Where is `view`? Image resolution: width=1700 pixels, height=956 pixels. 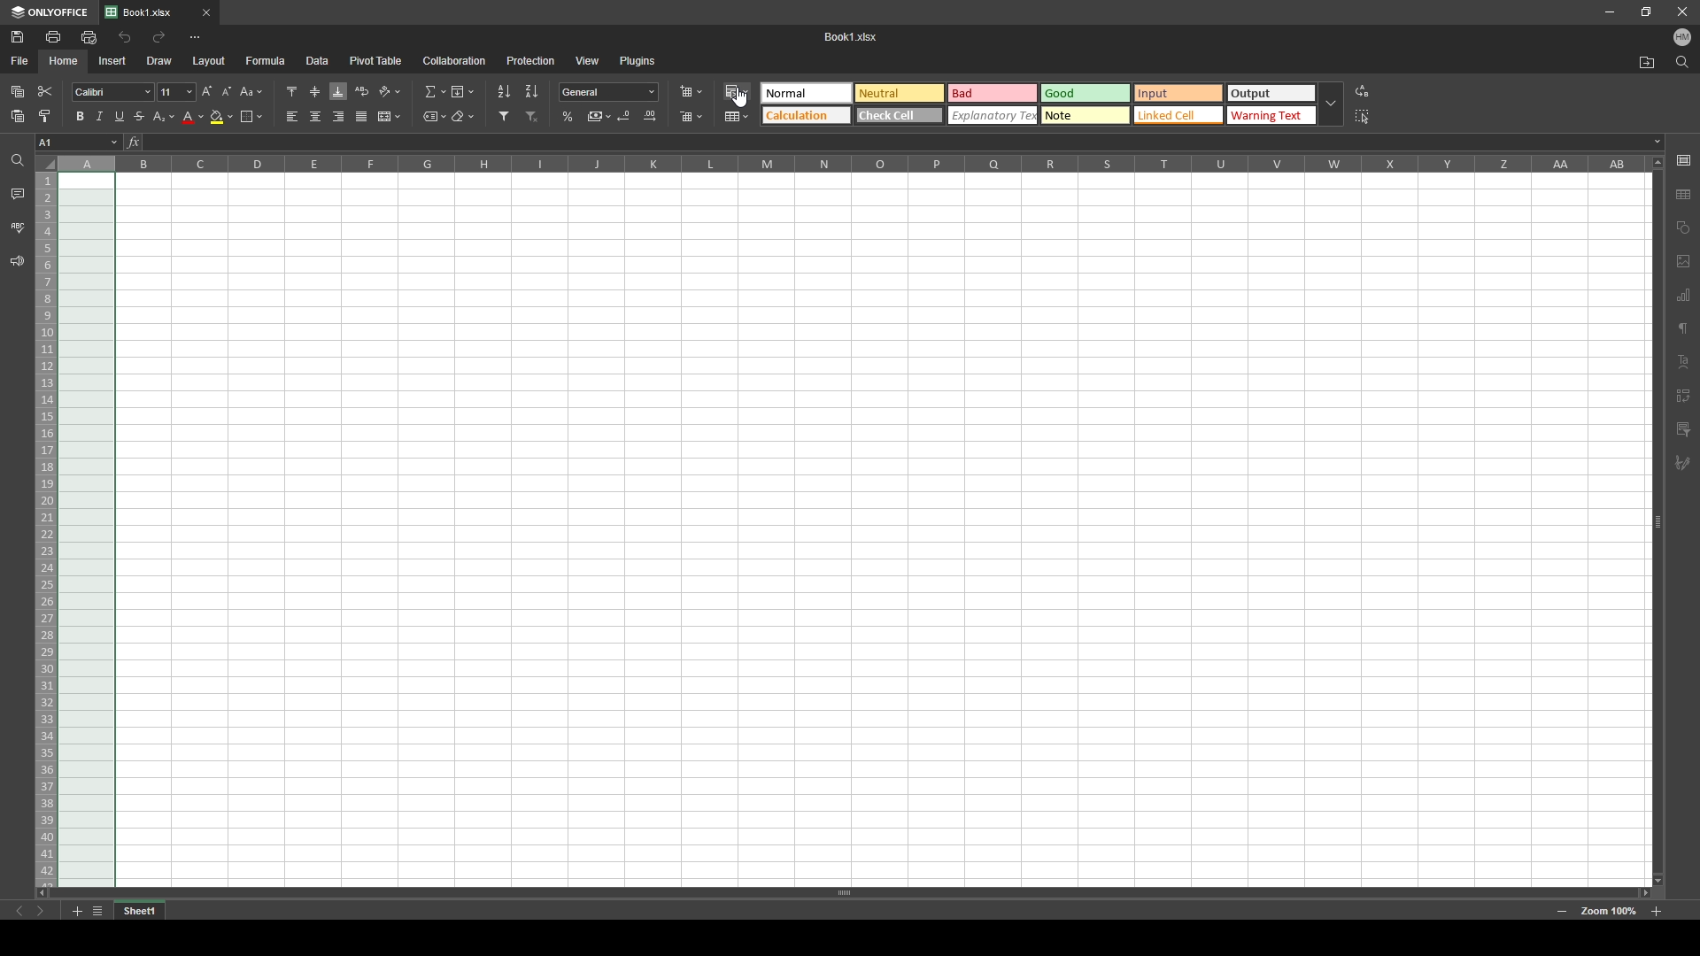 view is located at coordinates (588, 60).